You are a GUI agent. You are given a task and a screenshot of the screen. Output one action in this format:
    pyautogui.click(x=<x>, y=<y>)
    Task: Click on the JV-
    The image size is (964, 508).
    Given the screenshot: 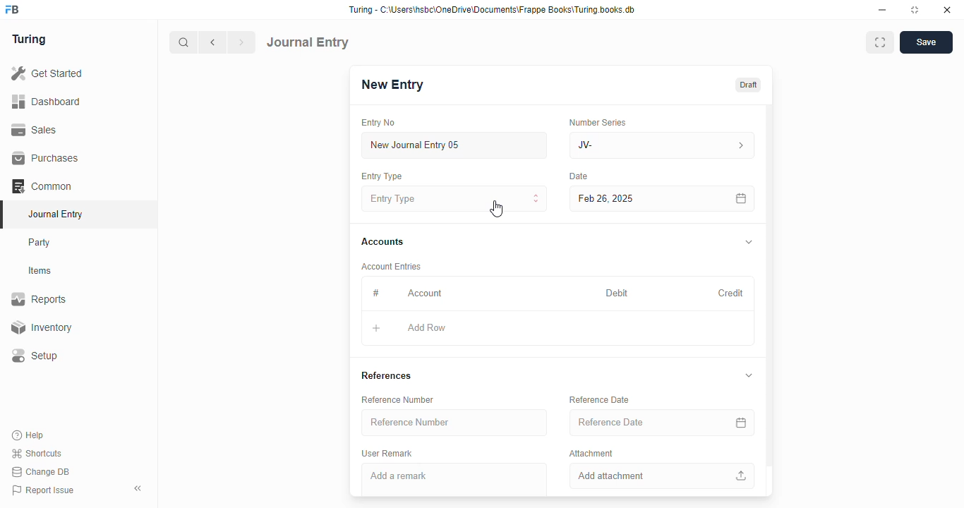 What is the action you would take?
    pyautogui.click(x=663, y=145)
    